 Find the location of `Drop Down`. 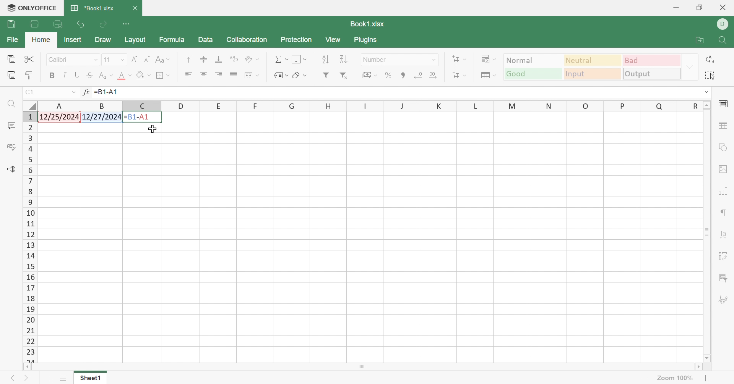

Drop Down is located at coordinates (690, 66).